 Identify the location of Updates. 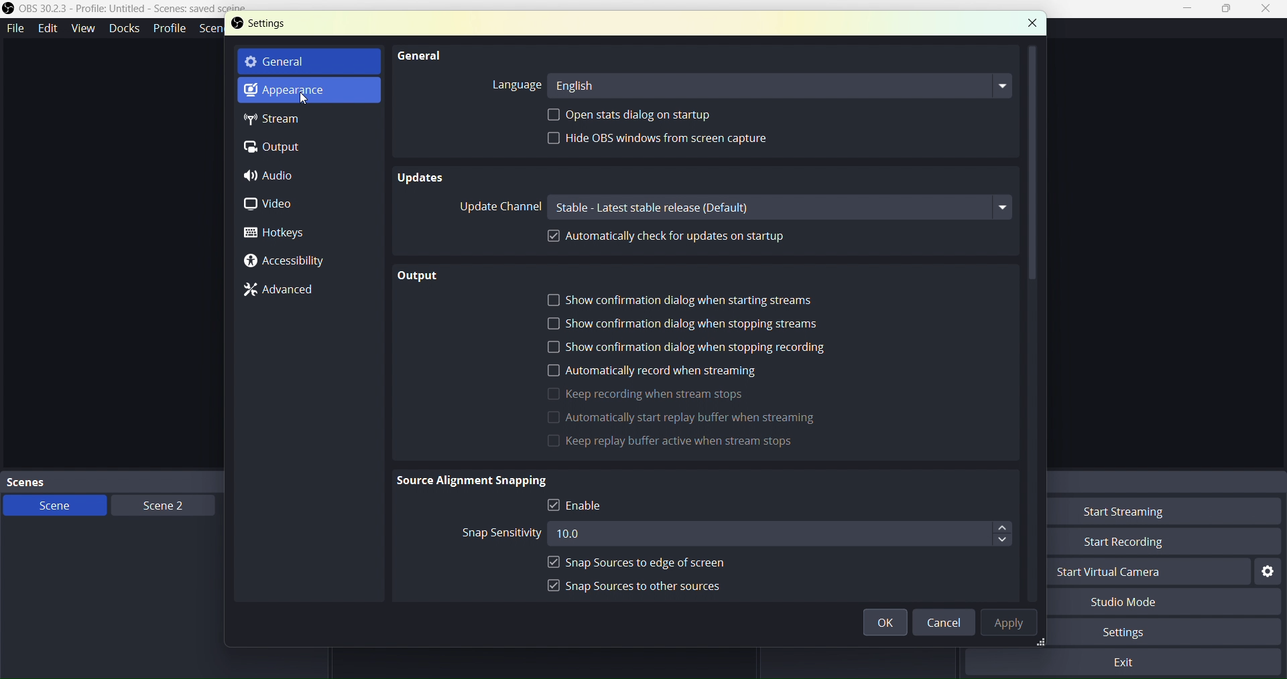
(425, 177).